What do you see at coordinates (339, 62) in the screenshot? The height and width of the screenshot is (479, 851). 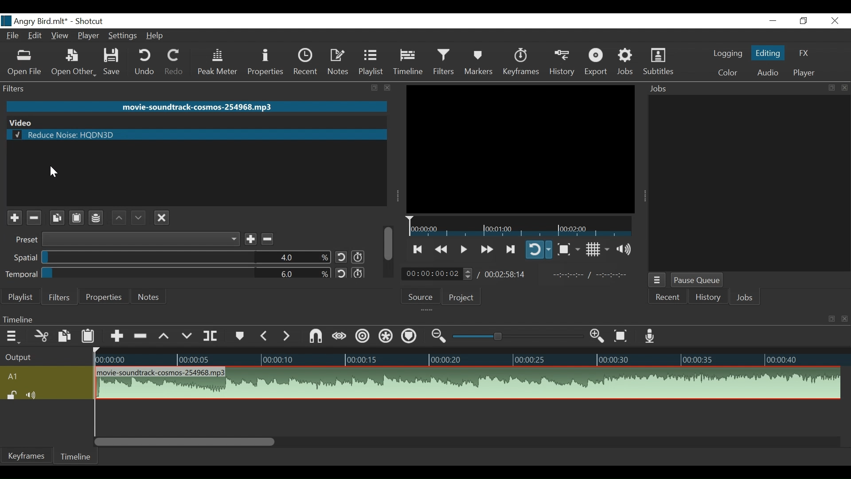 I see `Notes` at bounding box center [339, 62].